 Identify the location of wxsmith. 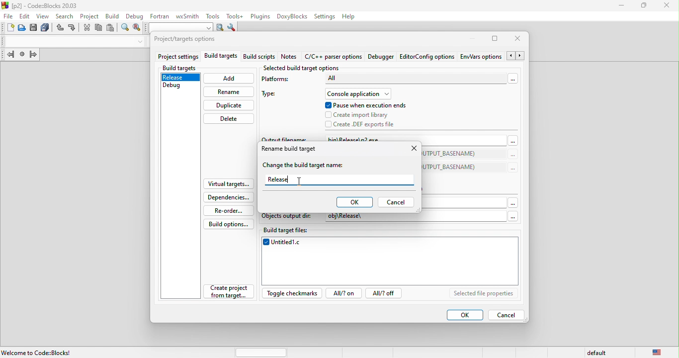
(186, 15).